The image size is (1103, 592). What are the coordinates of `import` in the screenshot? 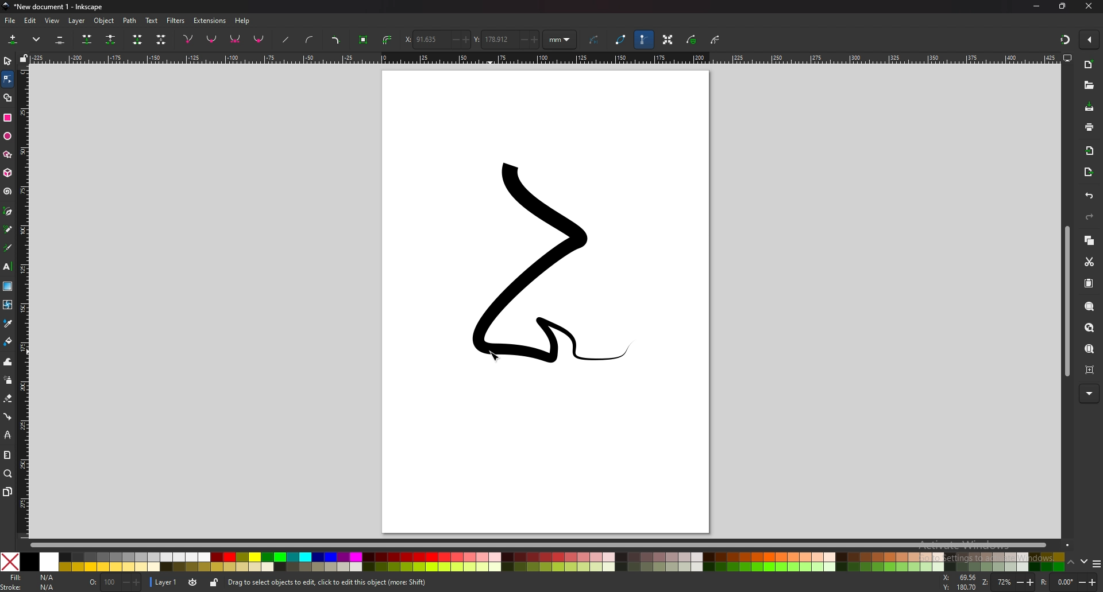 It's located at (1090, 150).